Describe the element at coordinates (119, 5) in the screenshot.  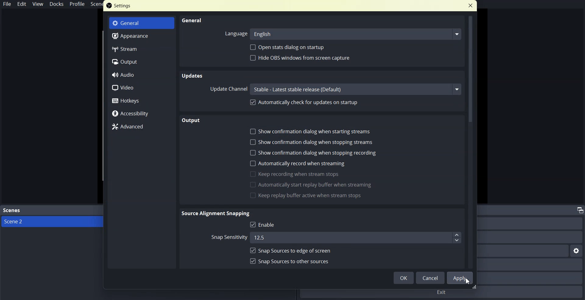
I see `Settings` at that location.